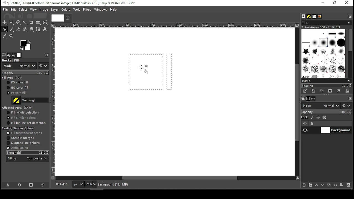 This screenshot has width=354, height=199. What do you see at coordinates (22, 138) in the screenshot?
I see `sampled merged` at bounding box center [22, 138].